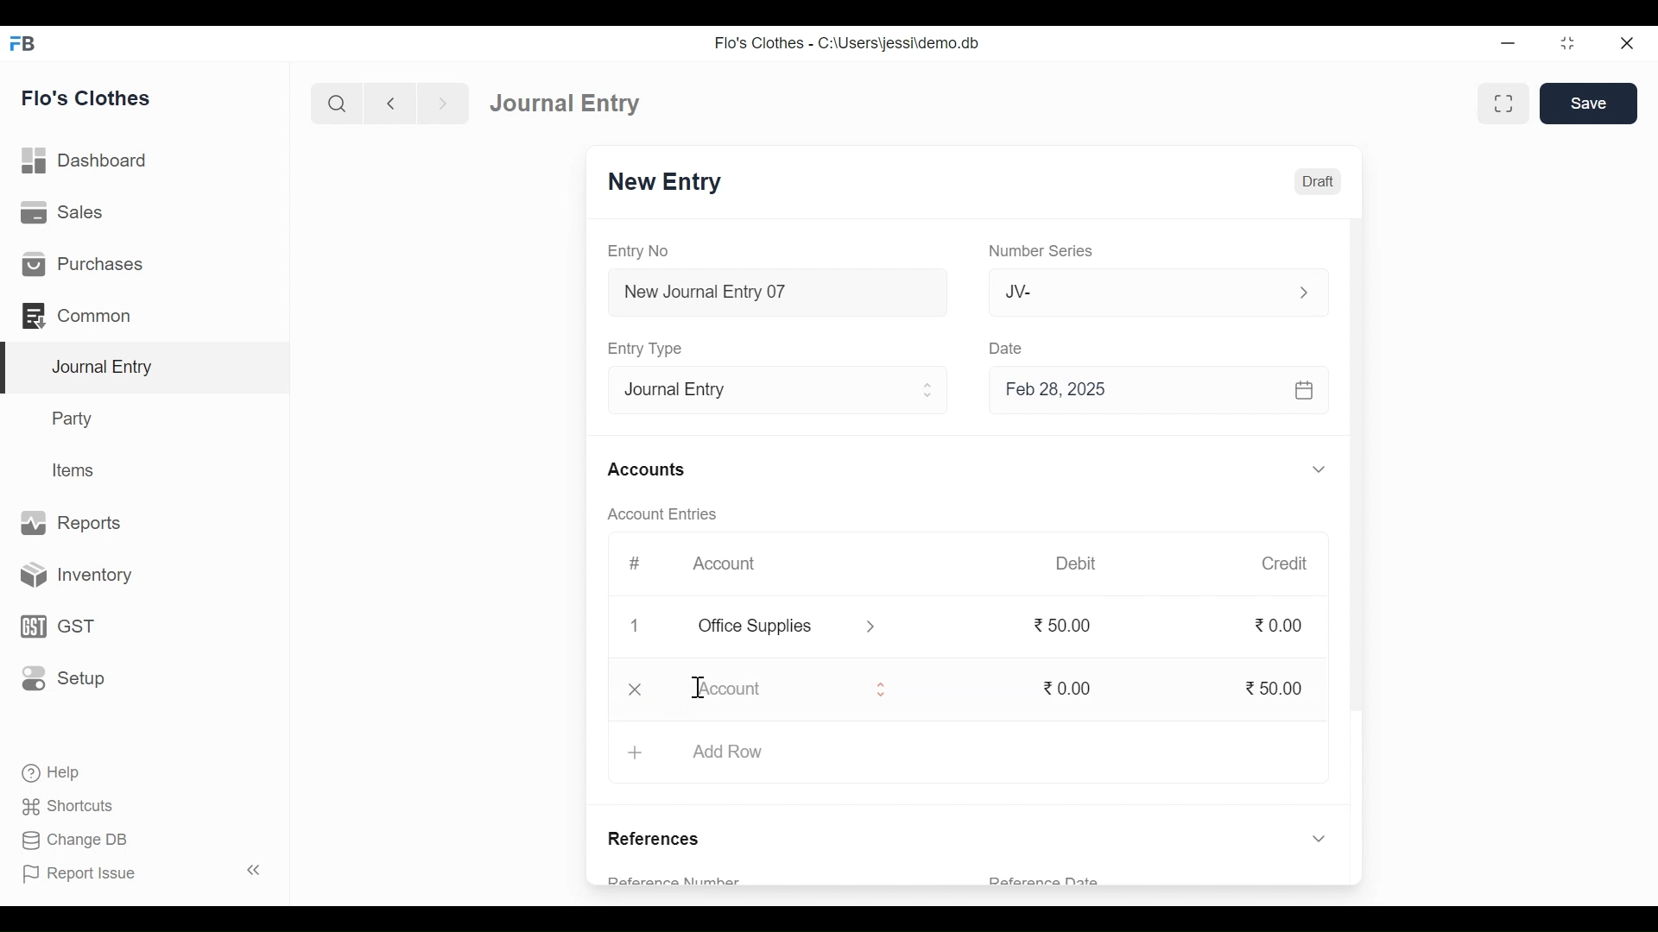  What do you see at coordinates (1319, 469) in the screenshot?
I see `Expand` at bounding box center [1319, 469].